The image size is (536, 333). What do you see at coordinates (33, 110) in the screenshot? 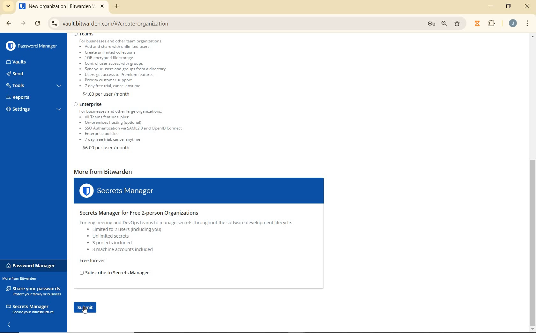
I see `settings` at bounding box center [33, 110].